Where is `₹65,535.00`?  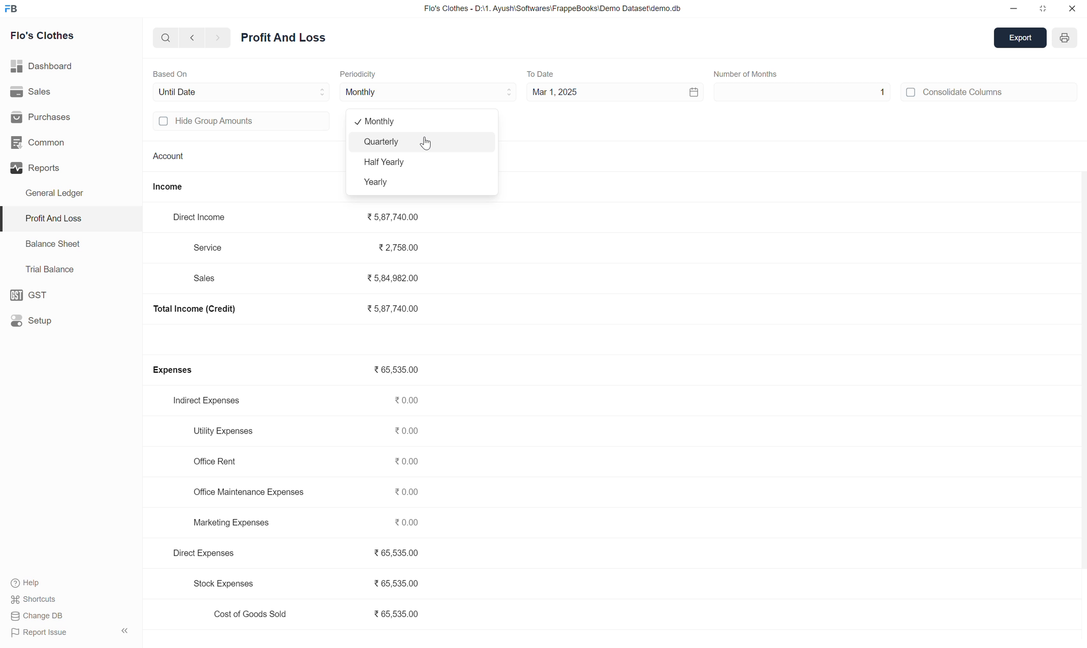 ₹65,535.00 is located at coordinates (397, 615).